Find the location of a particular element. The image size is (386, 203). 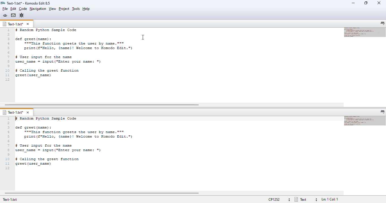

list all tabs is located at coordinates (383, 23).